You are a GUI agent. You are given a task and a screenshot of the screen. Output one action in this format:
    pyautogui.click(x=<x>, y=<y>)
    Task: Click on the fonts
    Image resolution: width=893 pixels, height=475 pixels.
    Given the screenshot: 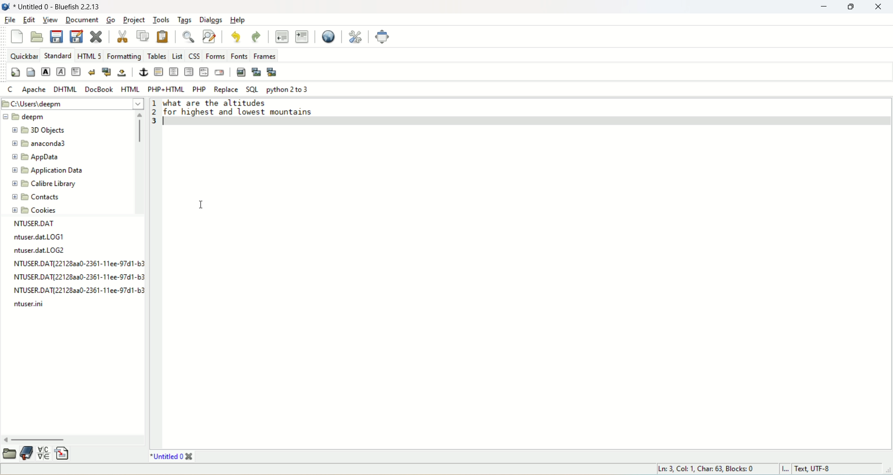 What is the action you would take?
    pyautogui.click(x=238, y=54)
    